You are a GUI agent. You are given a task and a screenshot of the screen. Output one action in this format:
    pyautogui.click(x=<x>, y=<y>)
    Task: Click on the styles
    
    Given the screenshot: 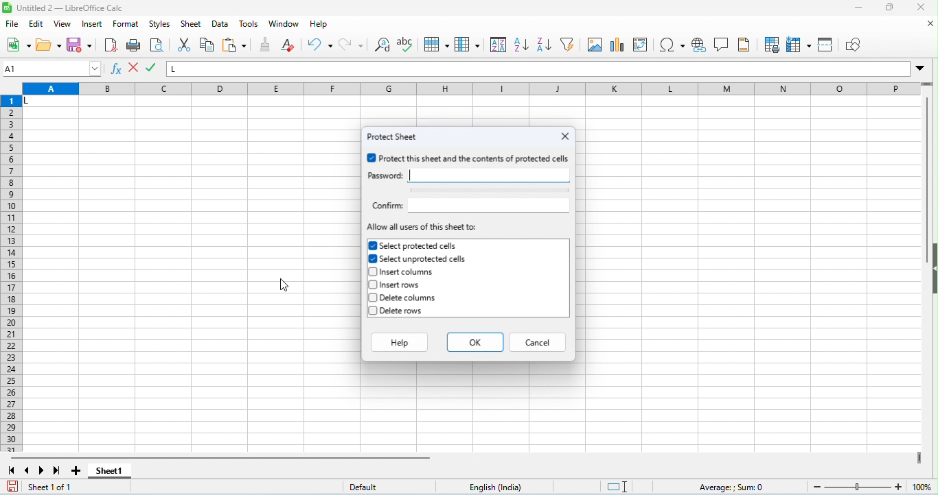 What is the action you would take?
    pyautogui.click(x=160, y=25)
    